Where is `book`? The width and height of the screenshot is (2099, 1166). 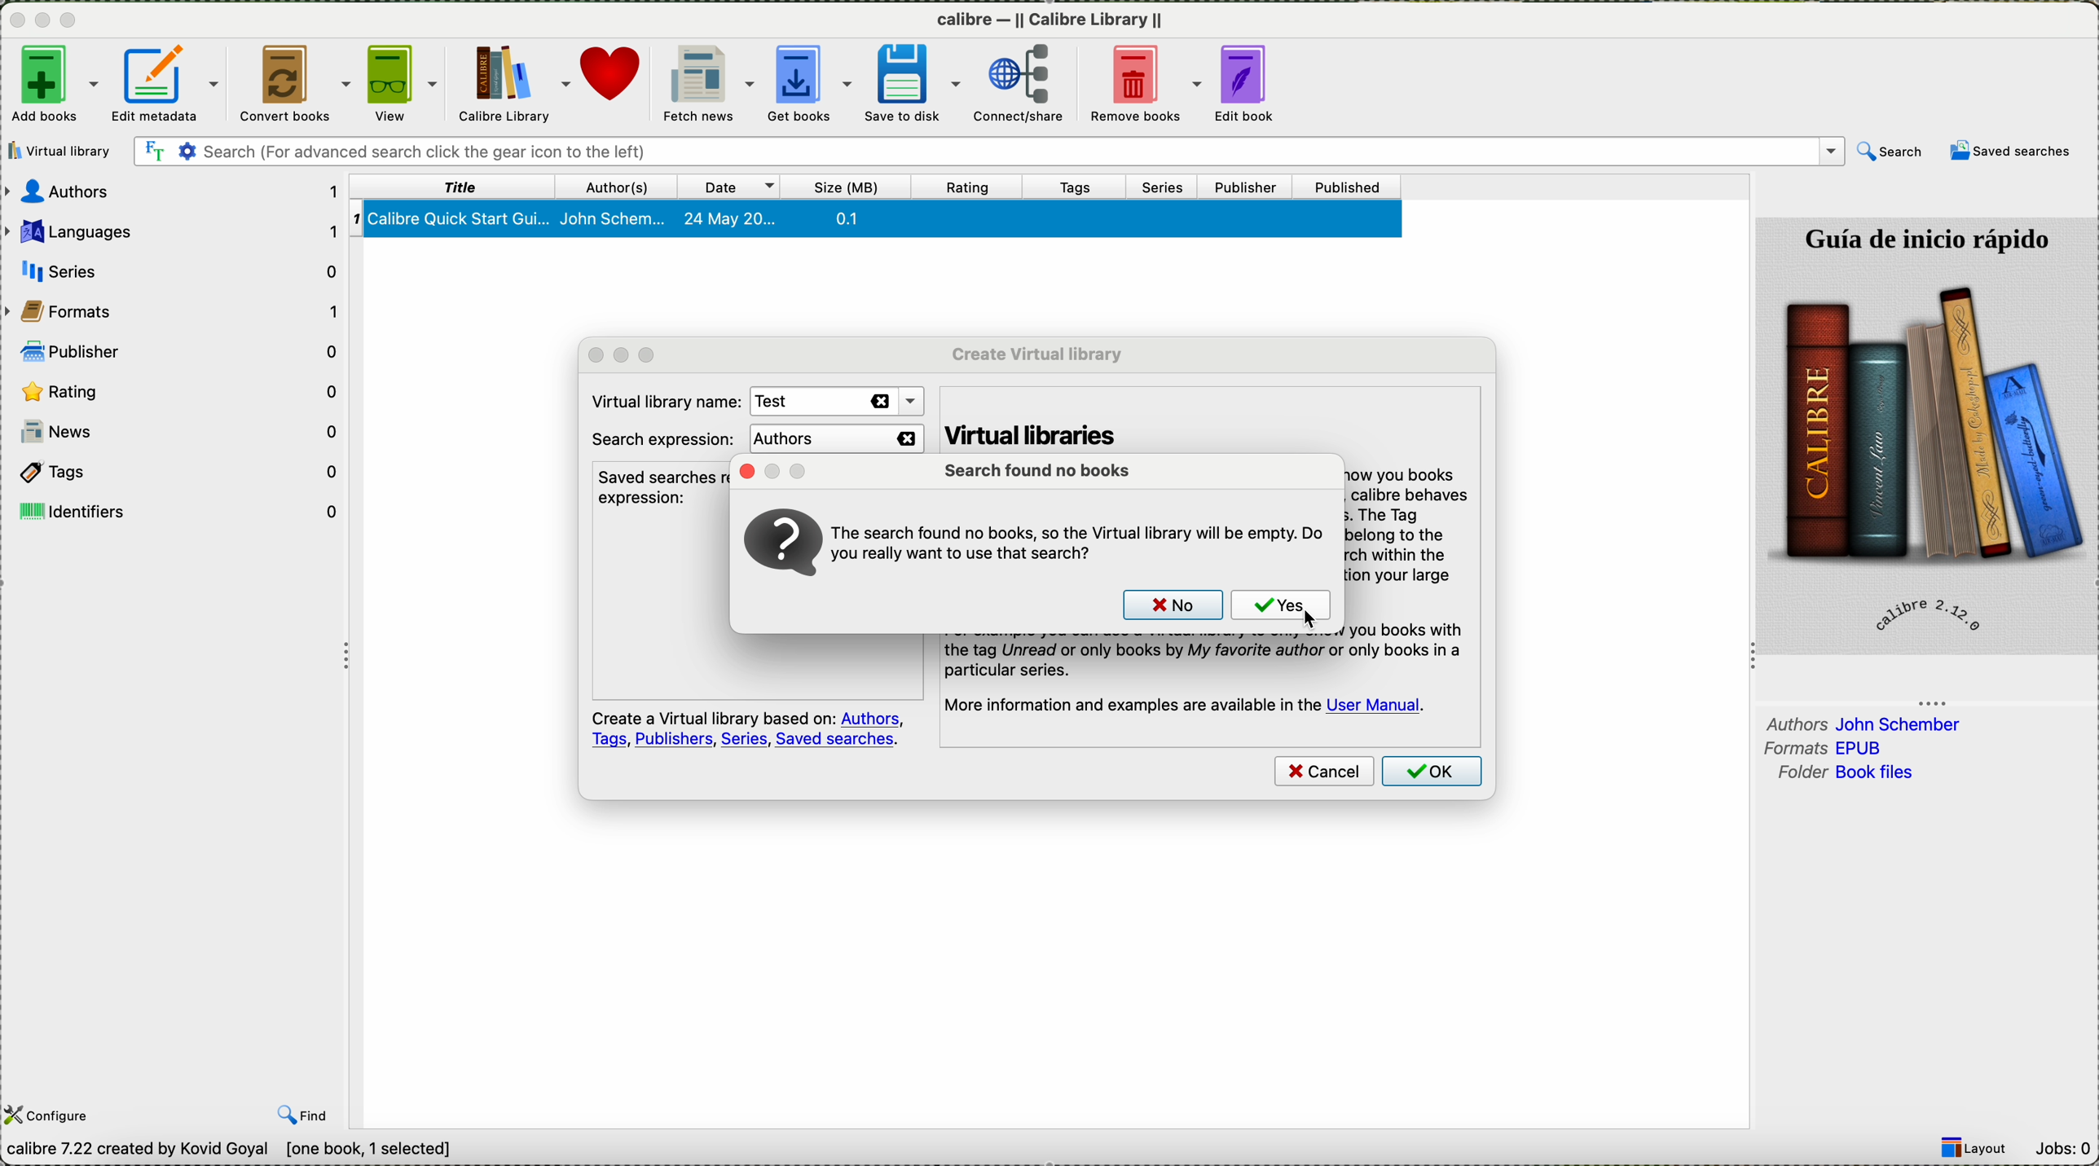 book is located at coordinates (879, 222).